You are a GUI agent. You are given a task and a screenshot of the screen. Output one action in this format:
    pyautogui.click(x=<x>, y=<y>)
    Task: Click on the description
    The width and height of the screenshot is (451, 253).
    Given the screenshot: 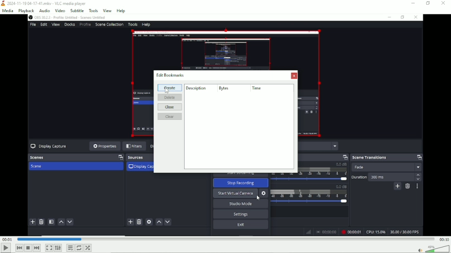 What is the action you would take?
    pyautogui.click(x=196, y=87)
    